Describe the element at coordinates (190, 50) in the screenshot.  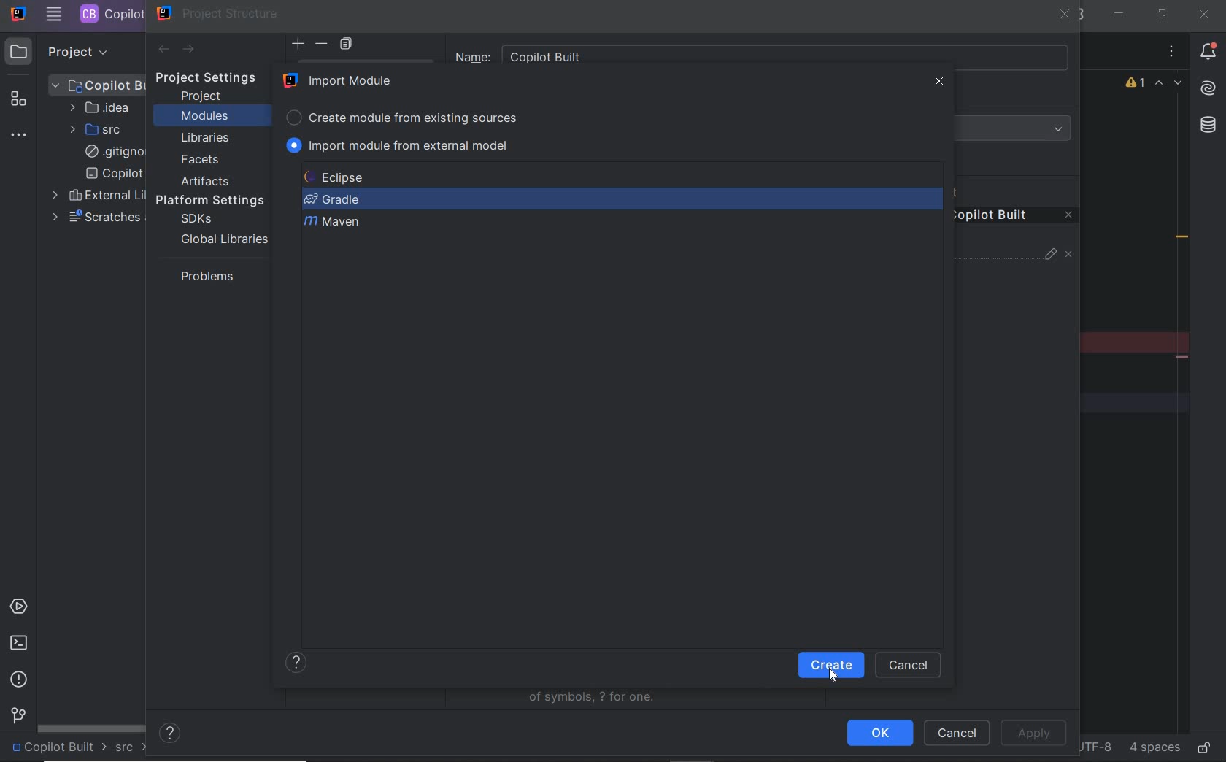
I see `next` at that location.